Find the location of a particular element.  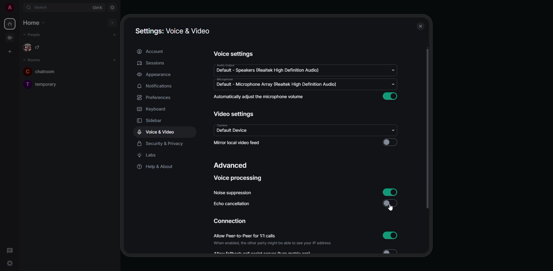

noise suppression is located at coordinates (234, 192).